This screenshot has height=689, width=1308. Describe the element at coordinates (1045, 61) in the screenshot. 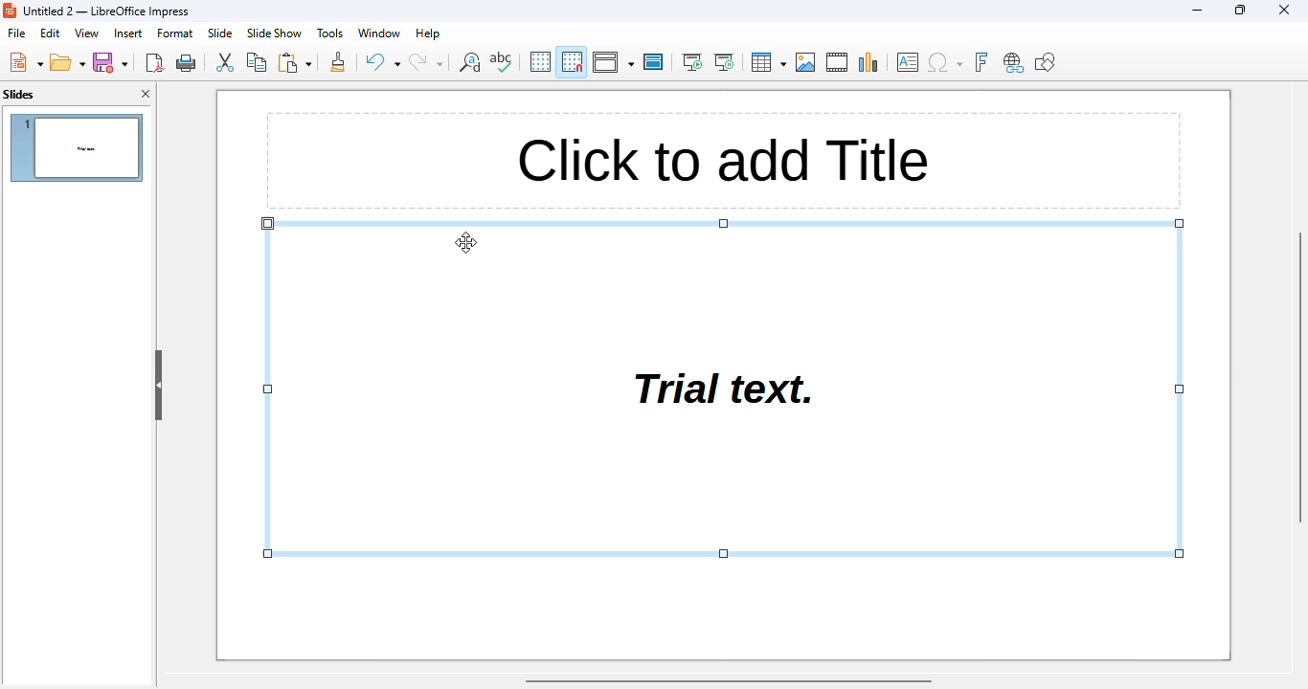

I see `show draw functions` at that location.